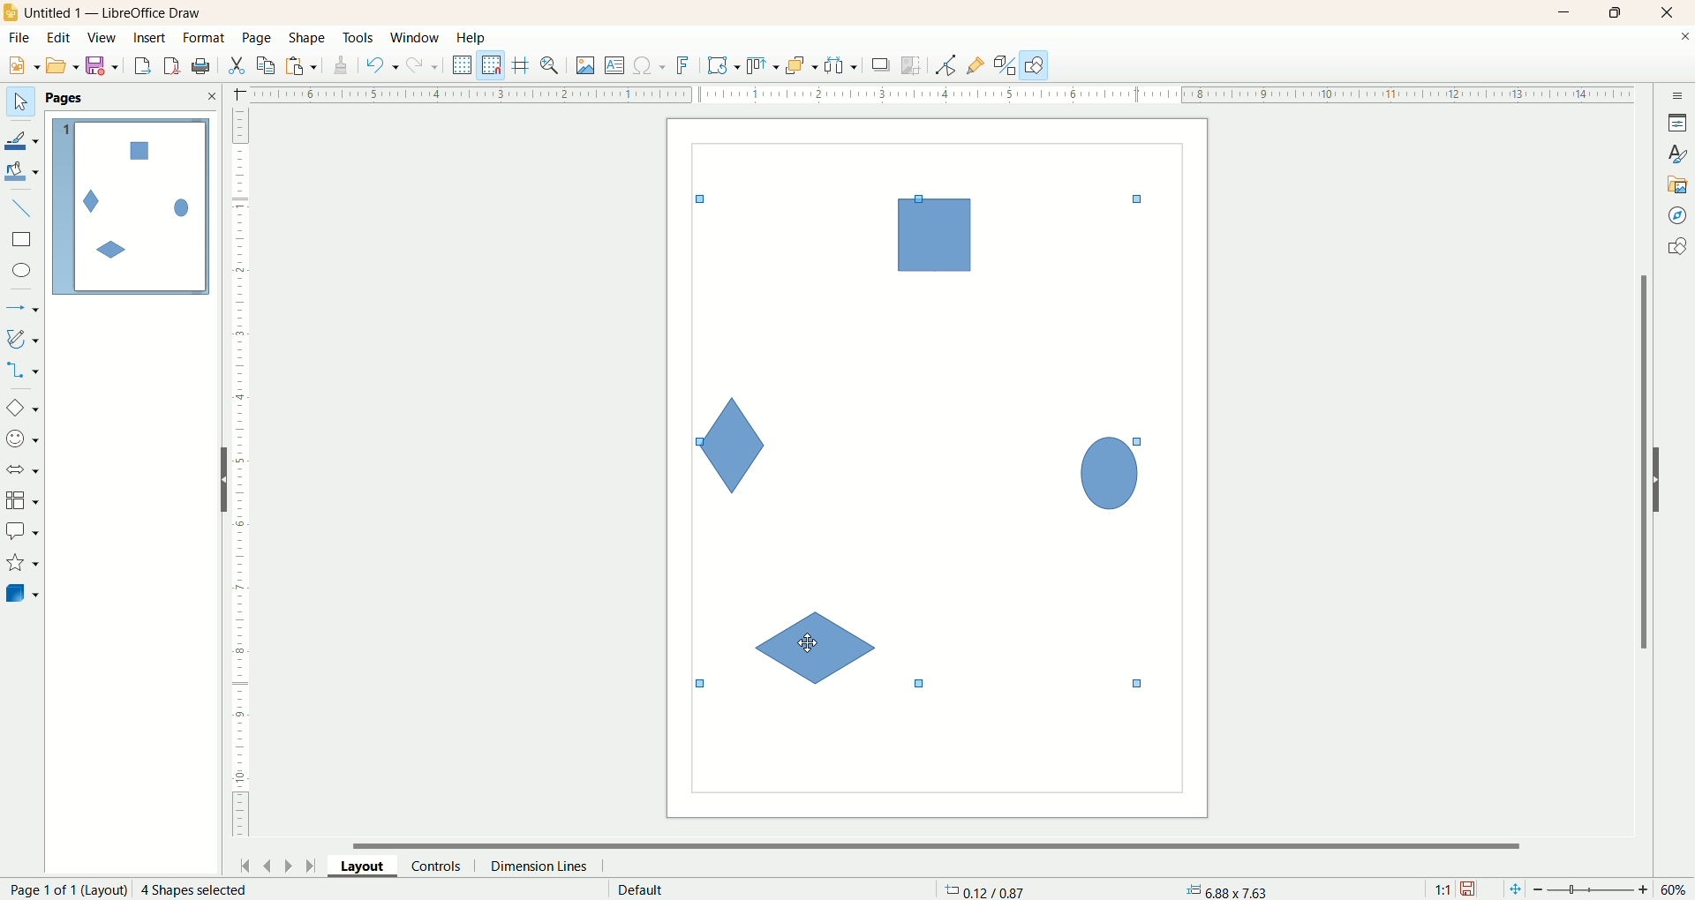 The image size is (1695, 900). What do you see at coordinates (382, 65) in the screenshot?
I see `undo` at bounding box center [382, 65].